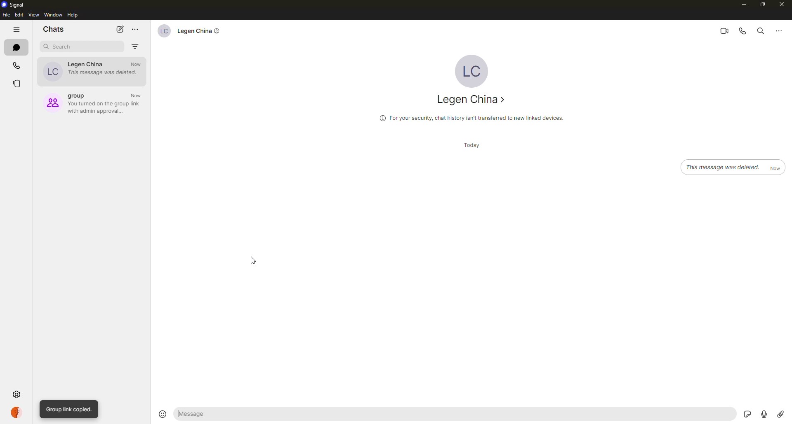 This screenshot has height=424, width=792. What do you see at coordinates (470, 145) in the screenshot?
I see `day` at bounding box center [470, 145].